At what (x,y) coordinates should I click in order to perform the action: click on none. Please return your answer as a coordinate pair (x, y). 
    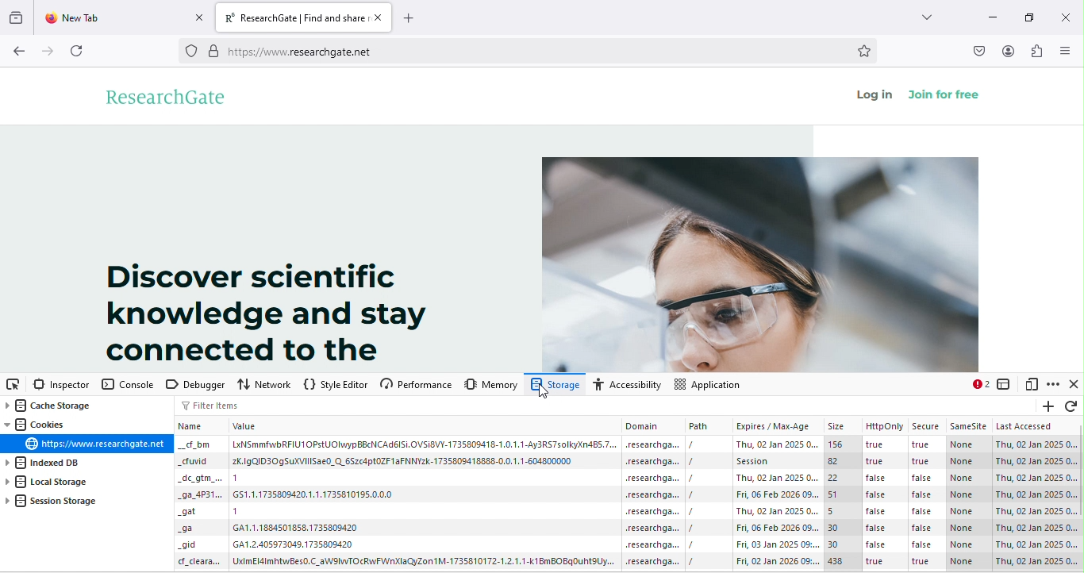
    Looking at the image, I should click on (962, 444).